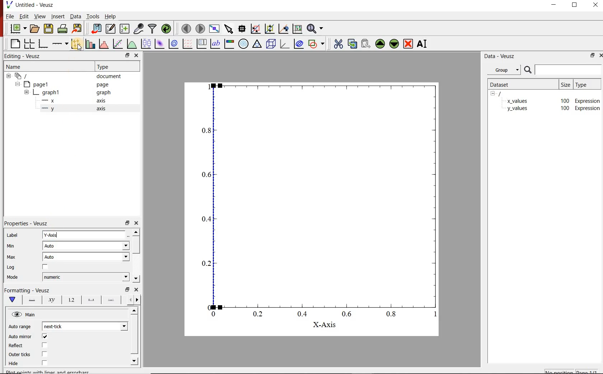  I want to click on checkbox, so click(45, 345).